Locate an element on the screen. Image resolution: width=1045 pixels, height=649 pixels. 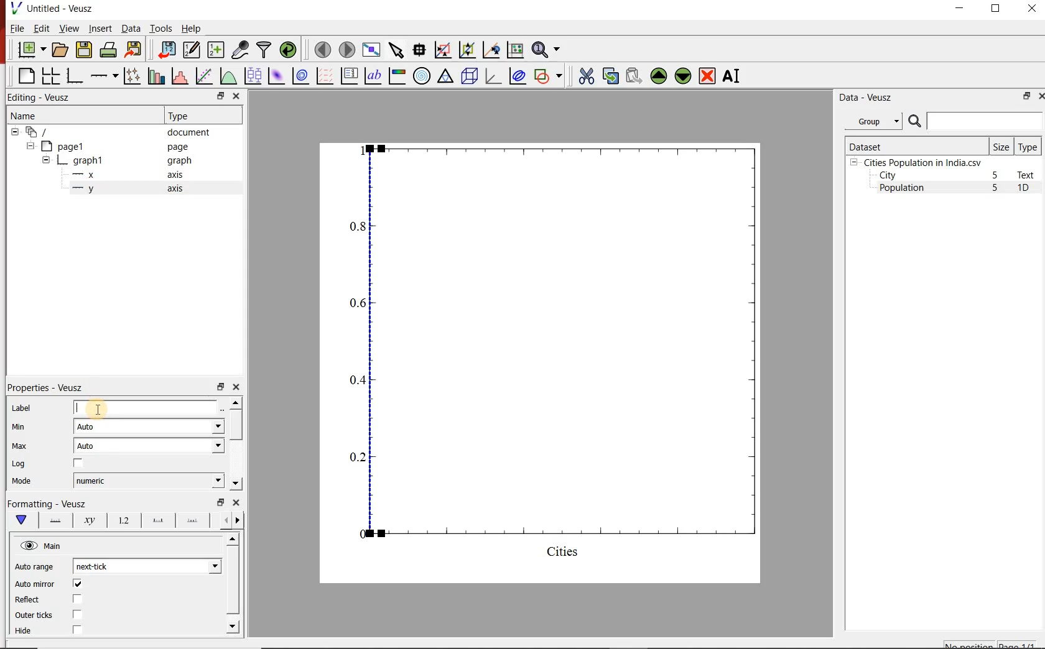
Hide is located at coordinates (29, 633).